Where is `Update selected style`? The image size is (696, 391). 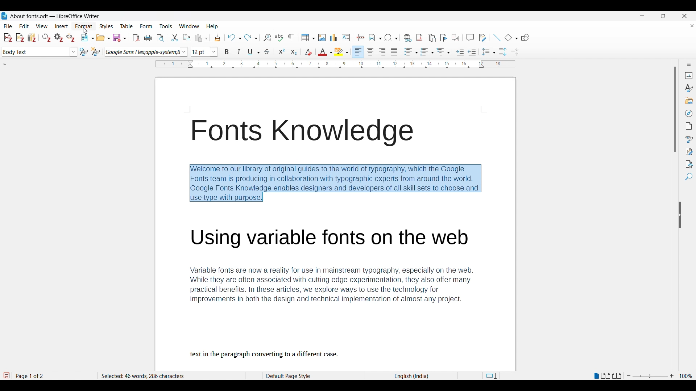
Update selected style is located at coordinates (84, 51).